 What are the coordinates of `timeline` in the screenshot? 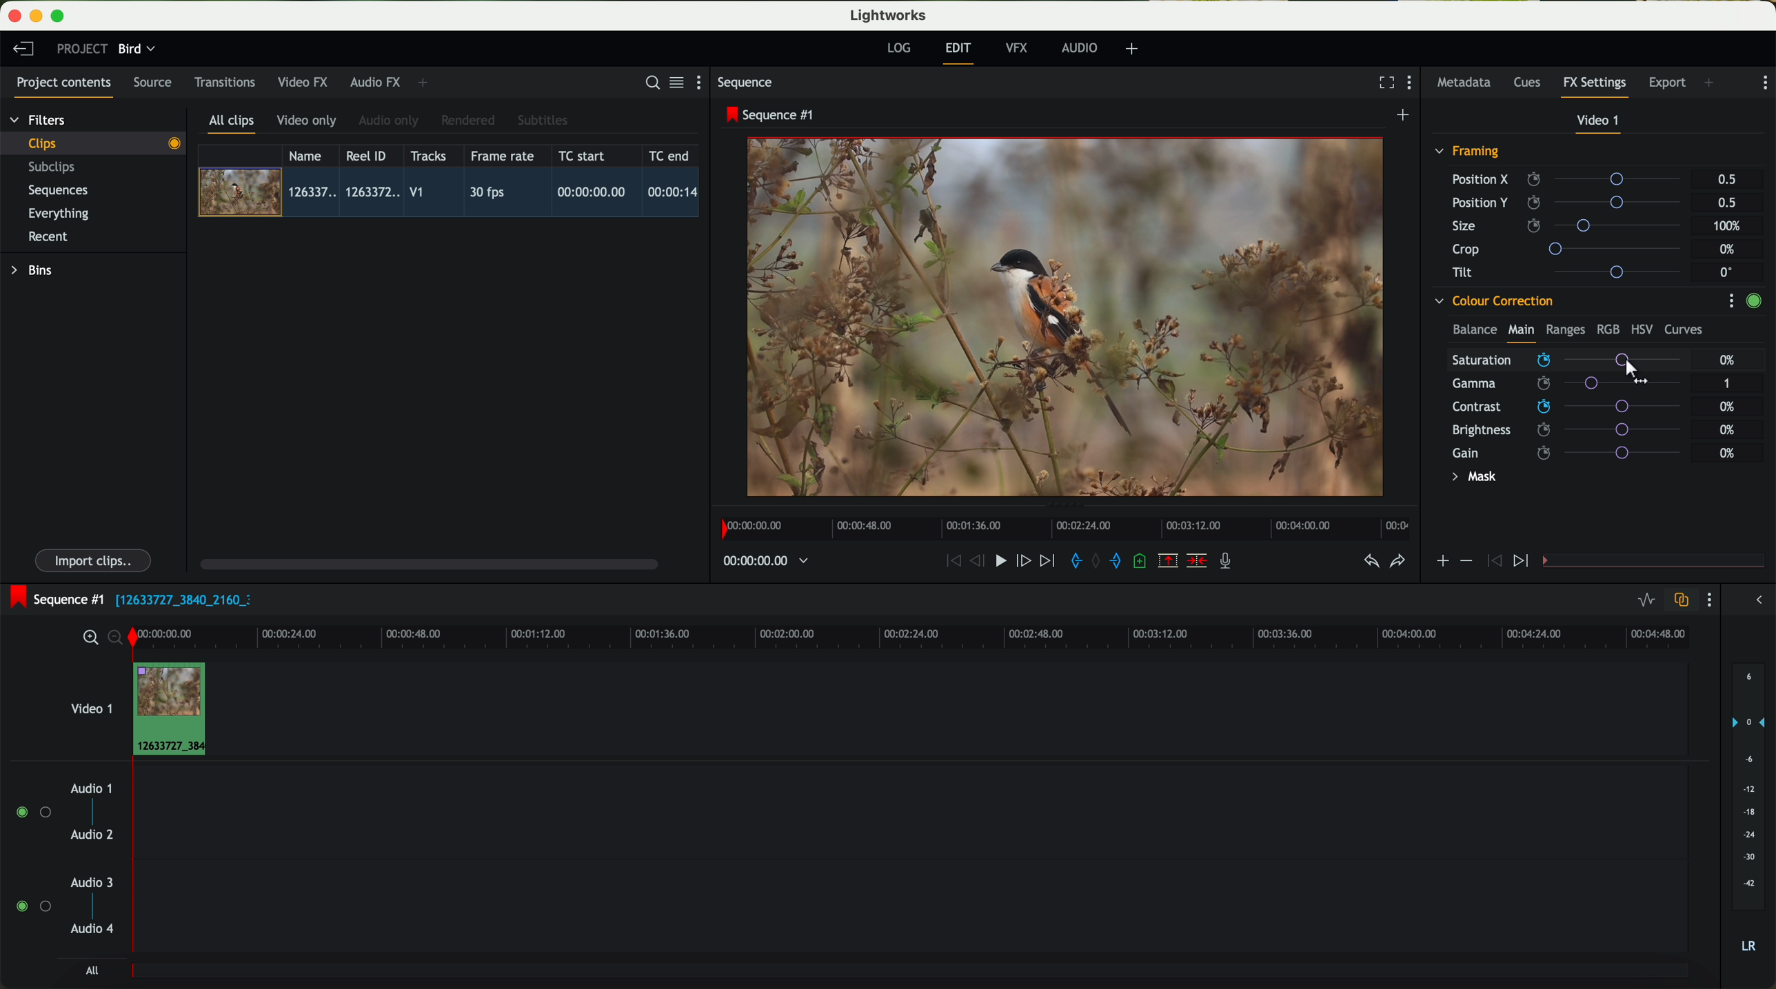 It's located at (1061, 524).